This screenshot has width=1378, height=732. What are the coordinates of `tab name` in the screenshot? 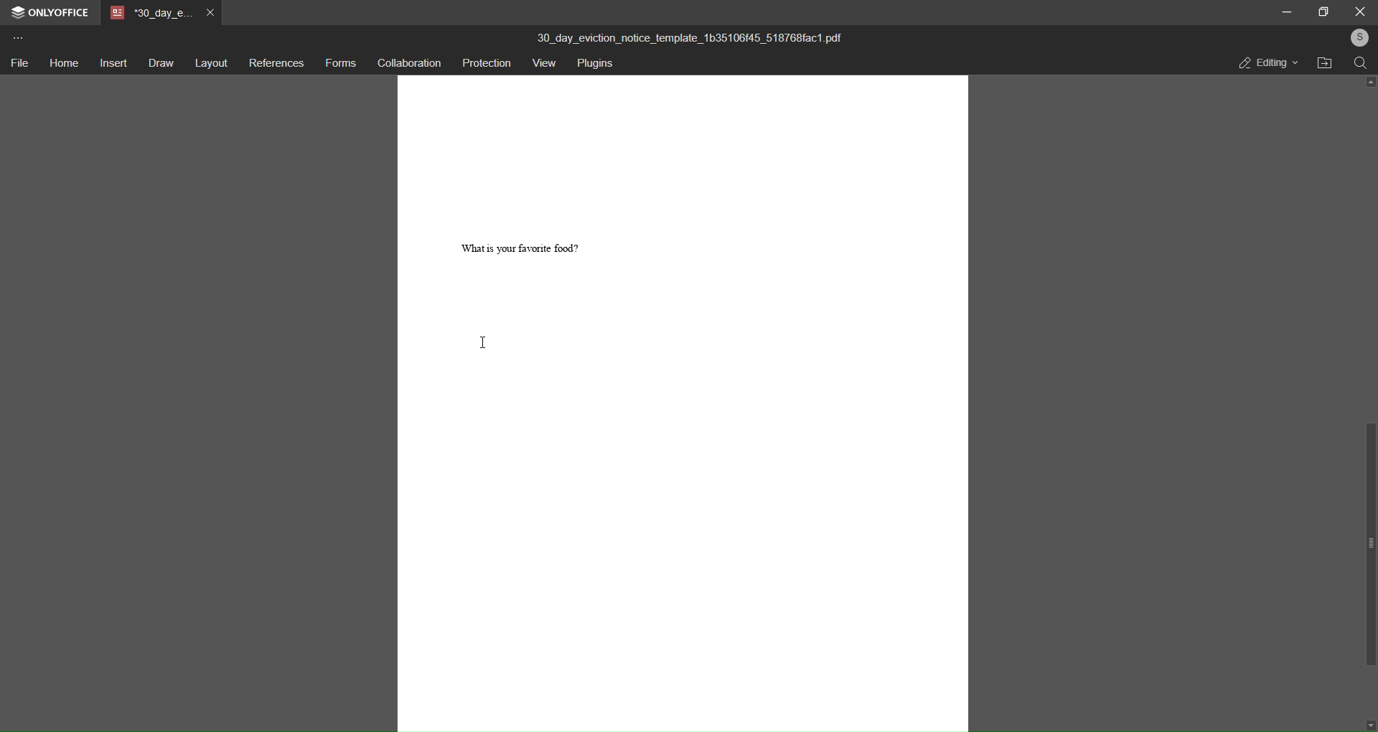 It's located at (149, 14).